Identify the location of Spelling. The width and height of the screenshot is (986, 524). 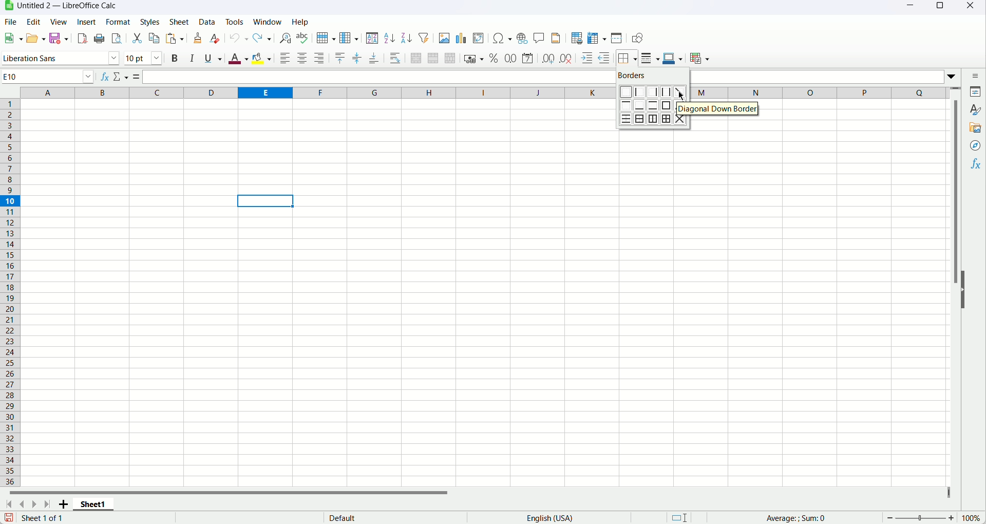
(303, 38).